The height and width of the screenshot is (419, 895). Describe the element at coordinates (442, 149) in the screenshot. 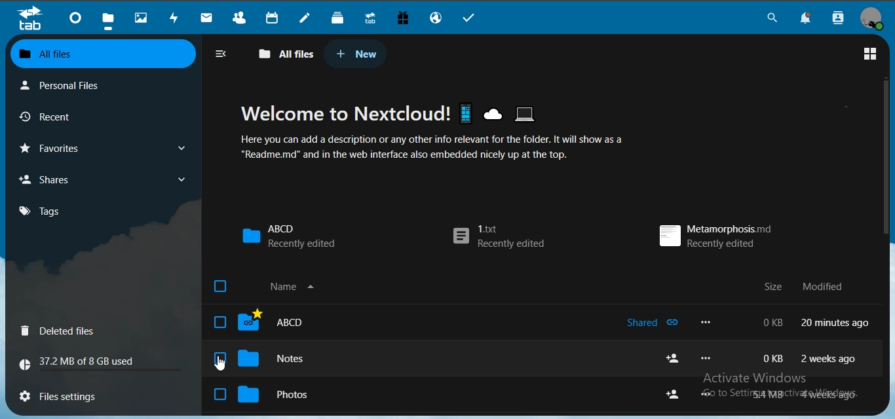

I see `Here you can add a description or any other info relevant for the folder. It will show as a
“Readme.md" and in the web interface also embedded nicely up at the top.` at that location.